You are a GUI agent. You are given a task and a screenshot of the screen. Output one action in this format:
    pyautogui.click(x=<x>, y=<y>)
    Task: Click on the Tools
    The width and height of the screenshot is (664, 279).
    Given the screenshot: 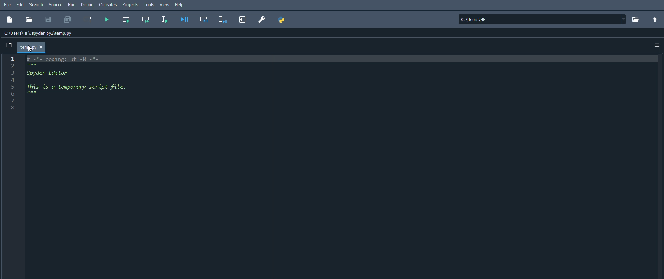 What is the action you would take?
    pyautogui.click(x=149, y=4)
    